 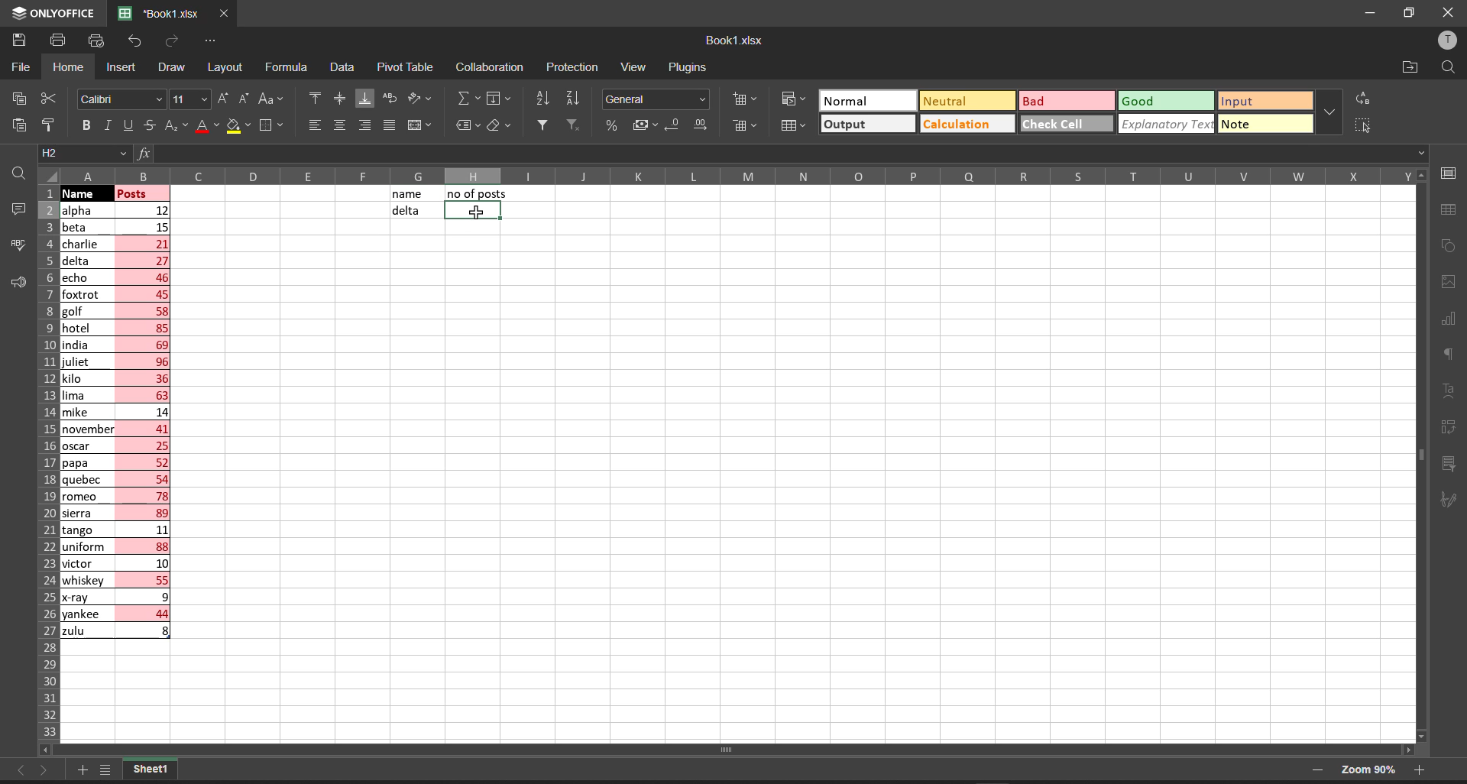 I want to click on merge and center, so click(x=420, y=126).